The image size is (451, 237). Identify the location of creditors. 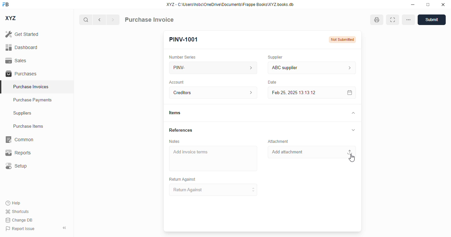
(204, 92).